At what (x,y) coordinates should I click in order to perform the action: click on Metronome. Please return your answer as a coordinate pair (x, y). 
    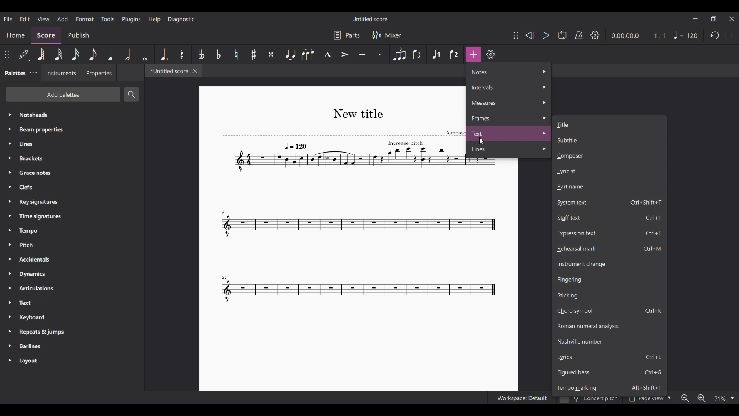
    Looking at the image, I should click on (579, 35).